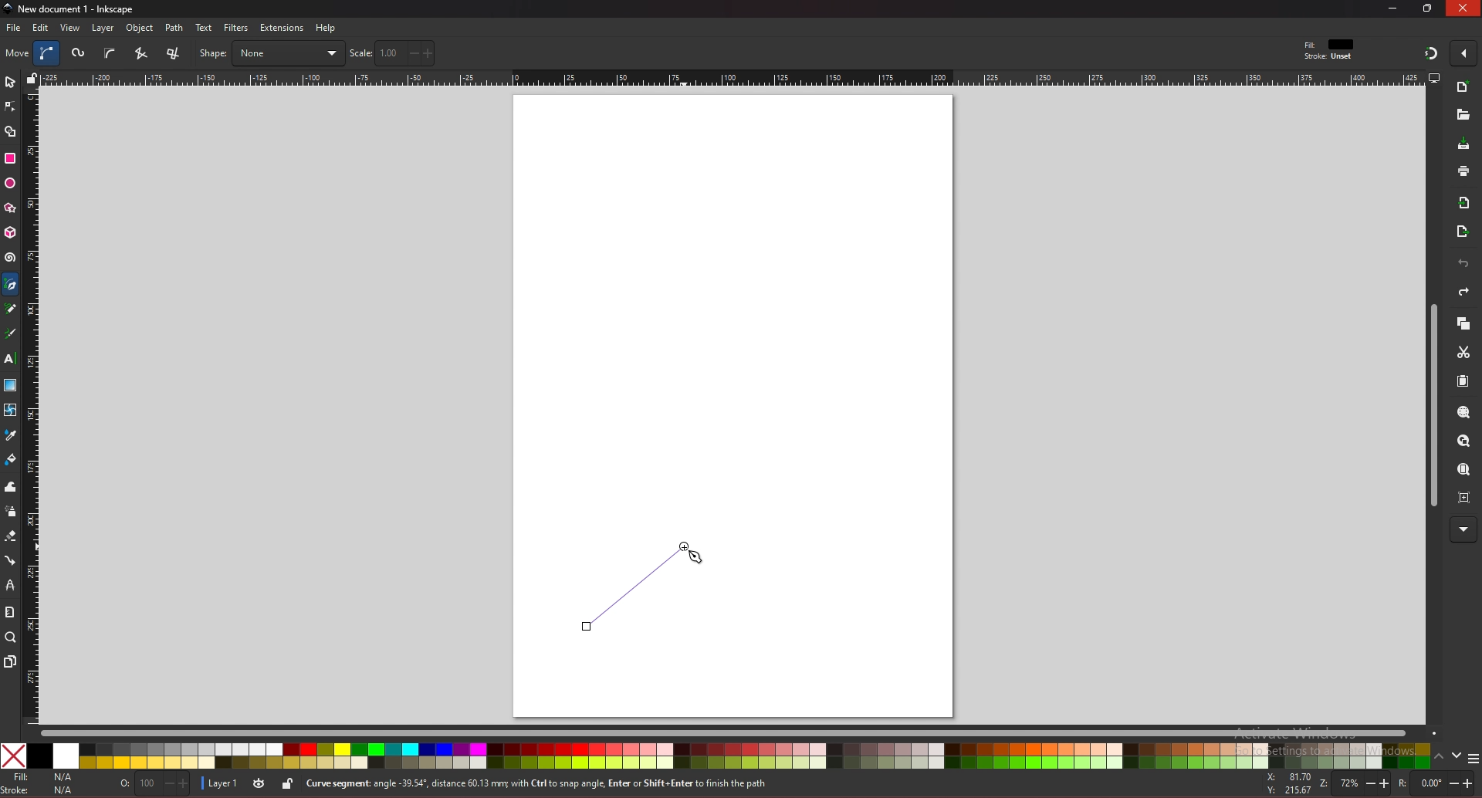  What do you see at coordinates (221, 783) in the screenshot?
I see `layer` at bounding box center [221, 783].